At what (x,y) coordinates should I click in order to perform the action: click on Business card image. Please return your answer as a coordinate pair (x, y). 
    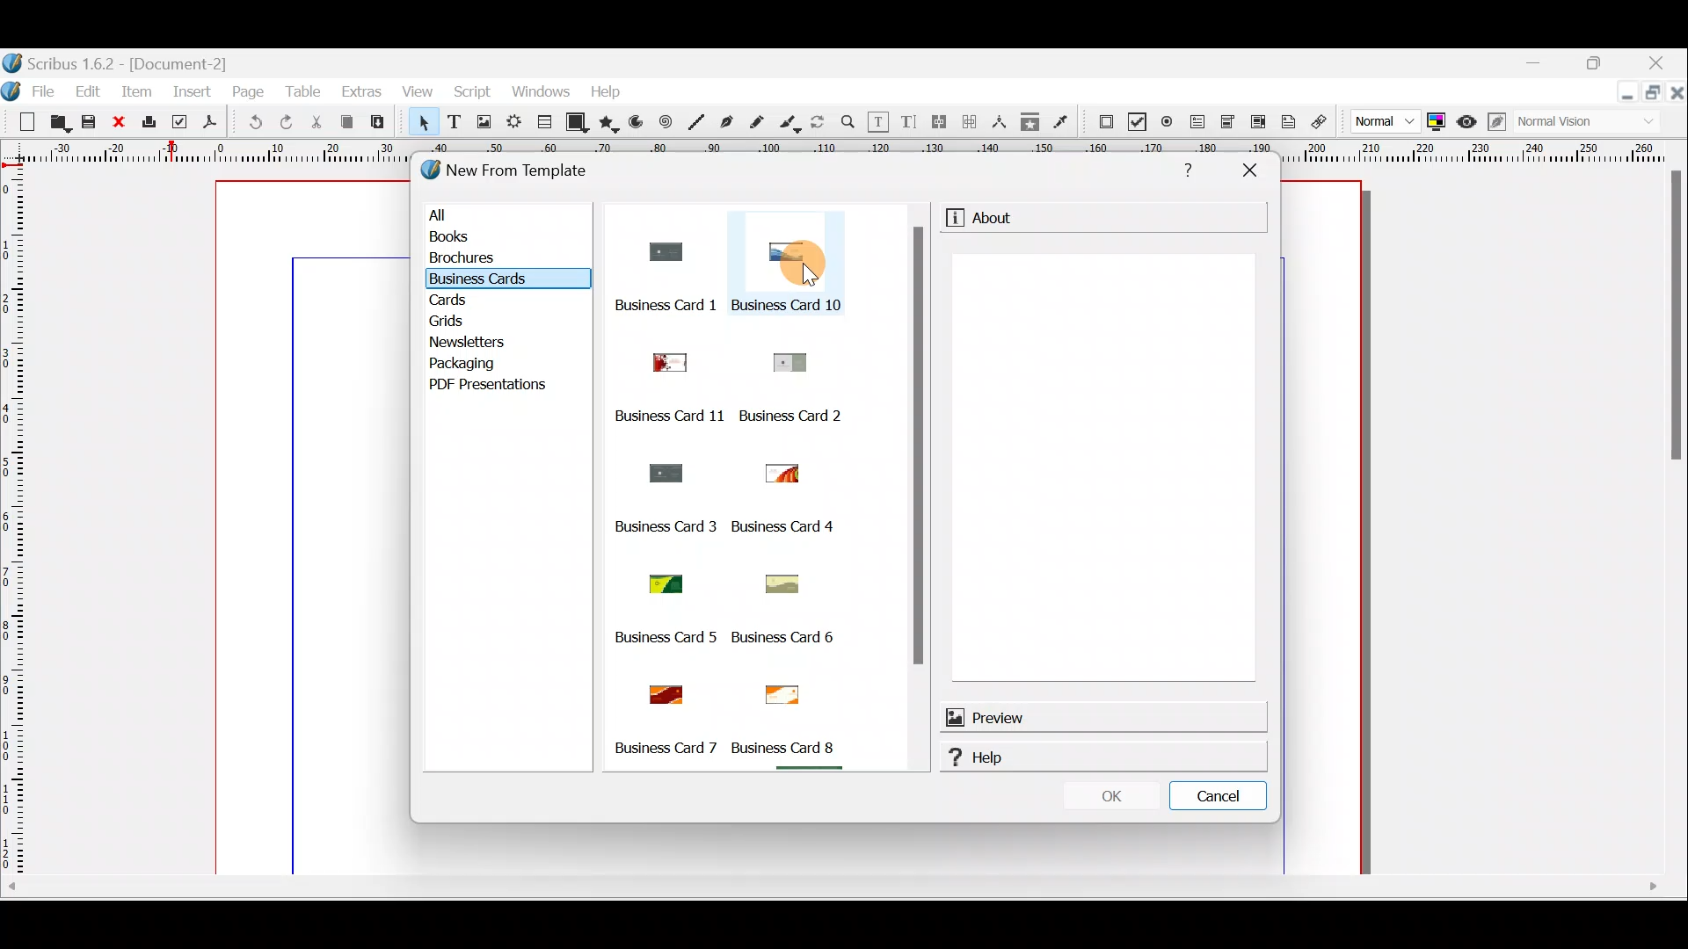
    Looking at the image, I should click on (789, 360).